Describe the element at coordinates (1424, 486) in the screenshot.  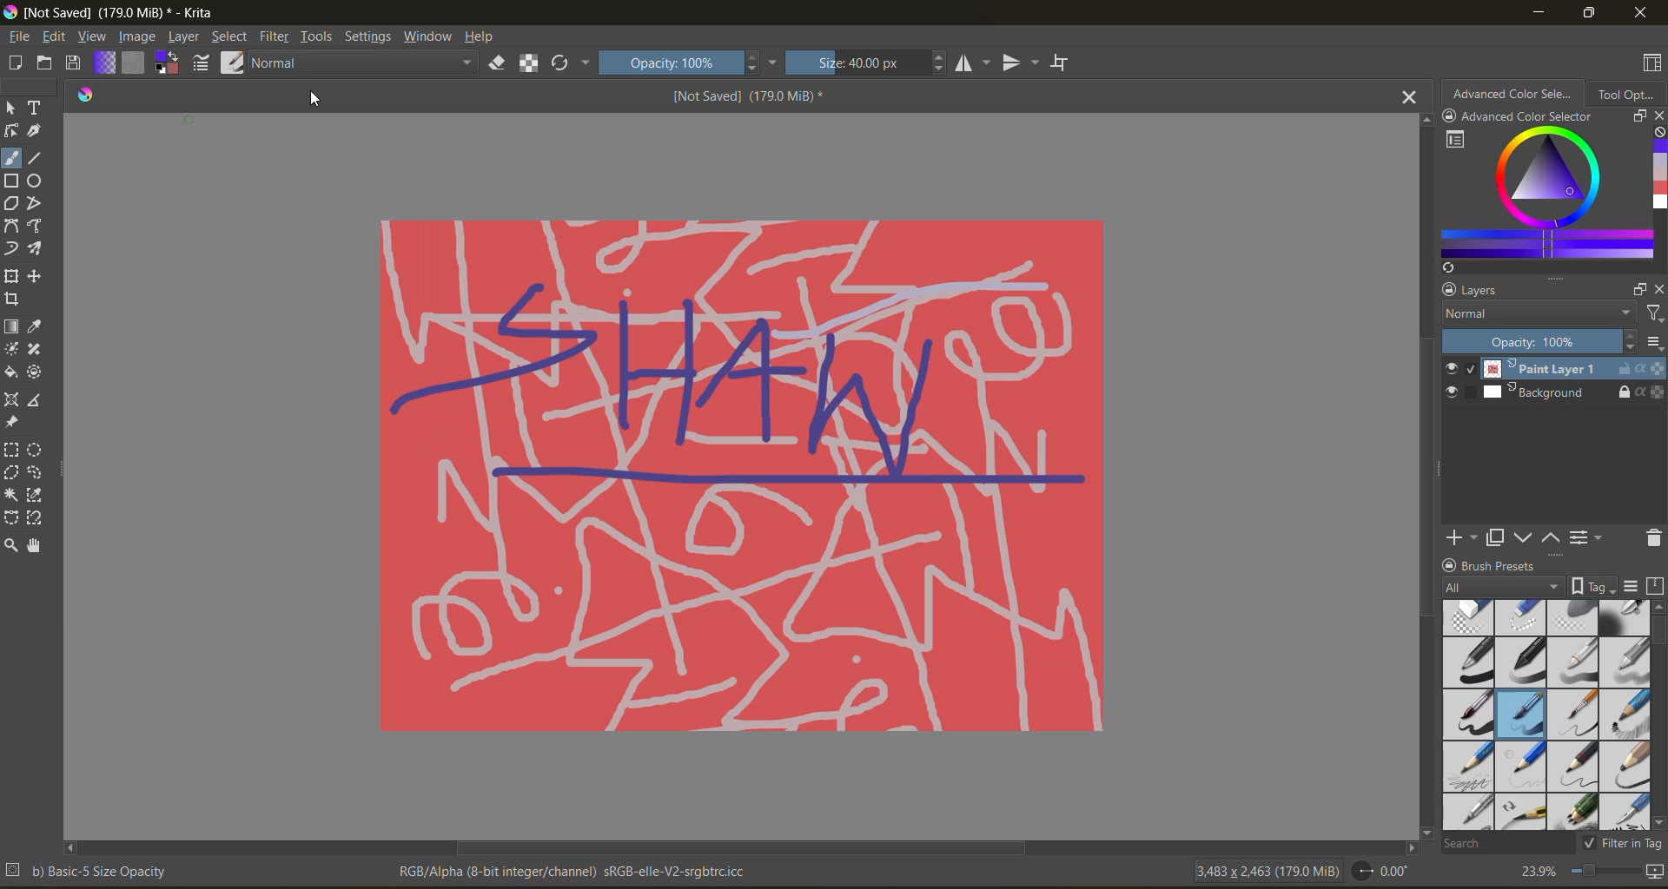
I see `vertical scroll bar` at that location.